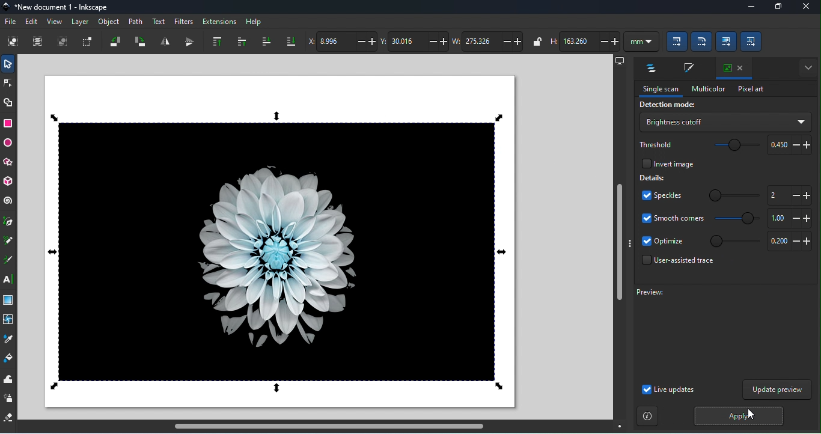 The width and height of the screenshot is (821, 434). I want to click on Pixel art, so click(748, 90).